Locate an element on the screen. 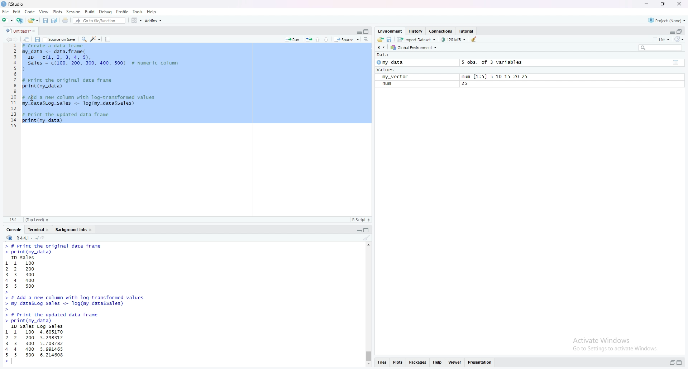 Image resolution: width=688 pixels, height=369 pixels. table is located at coordinates (676, 62).